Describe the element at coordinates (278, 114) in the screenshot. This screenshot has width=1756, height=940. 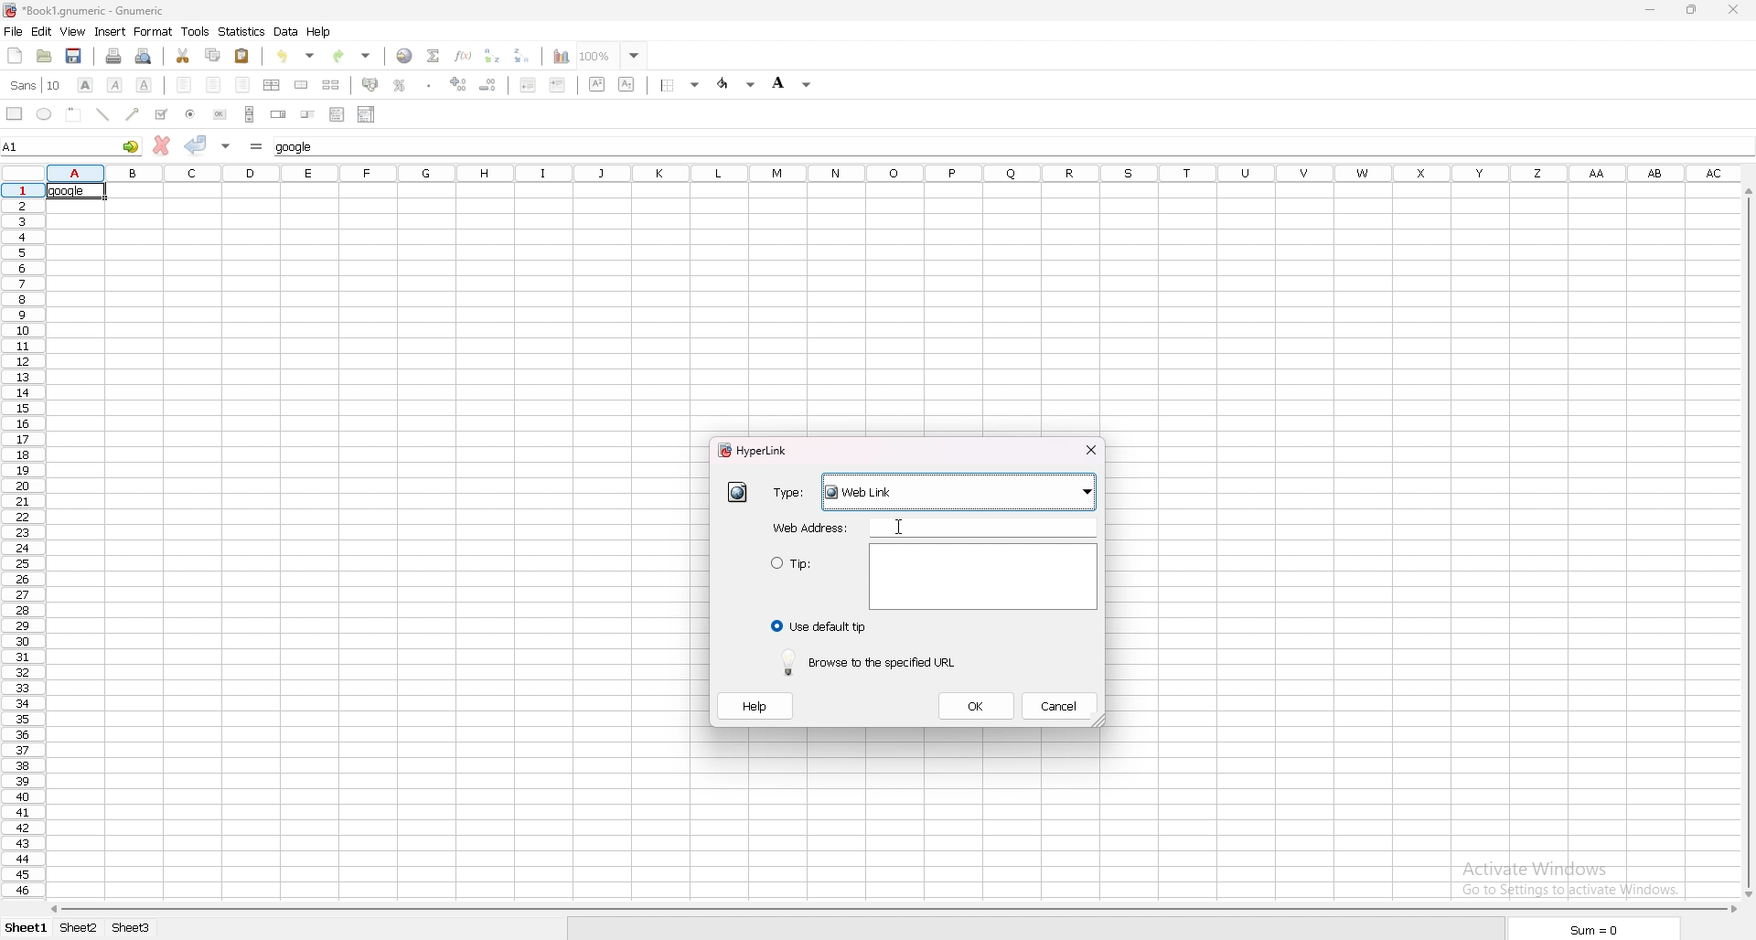
I see `spin button` at that location.